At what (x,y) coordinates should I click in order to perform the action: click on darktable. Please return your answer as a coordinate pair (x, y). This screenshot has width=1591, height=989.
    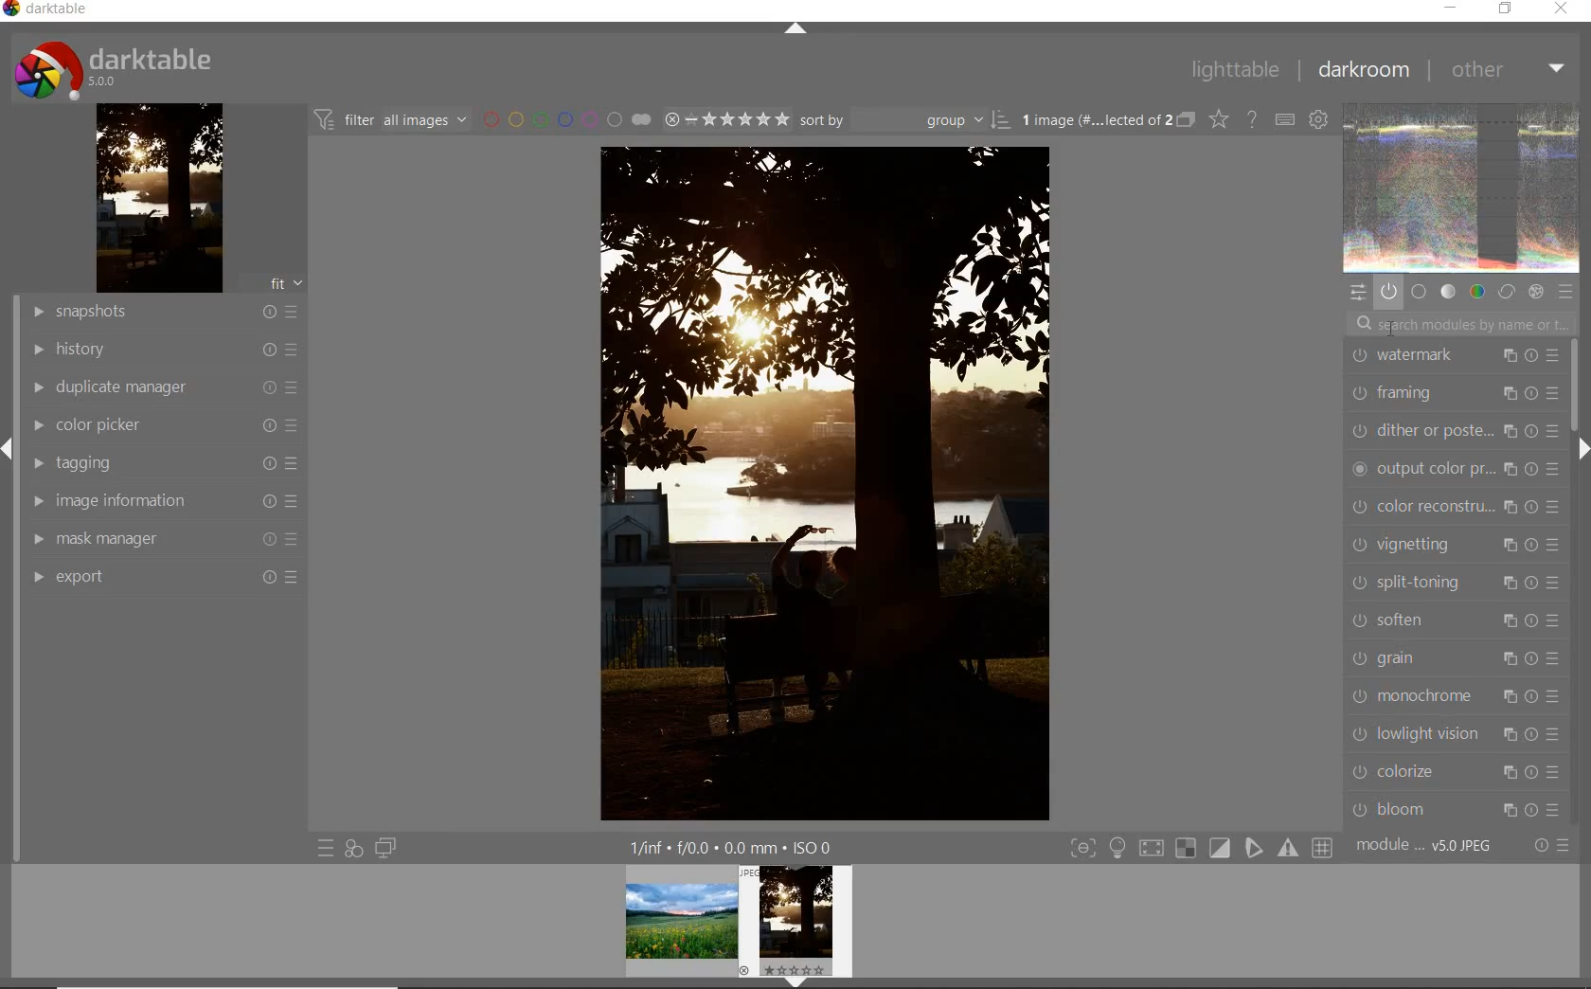
    Looking at the image, I should click on (113, 67).